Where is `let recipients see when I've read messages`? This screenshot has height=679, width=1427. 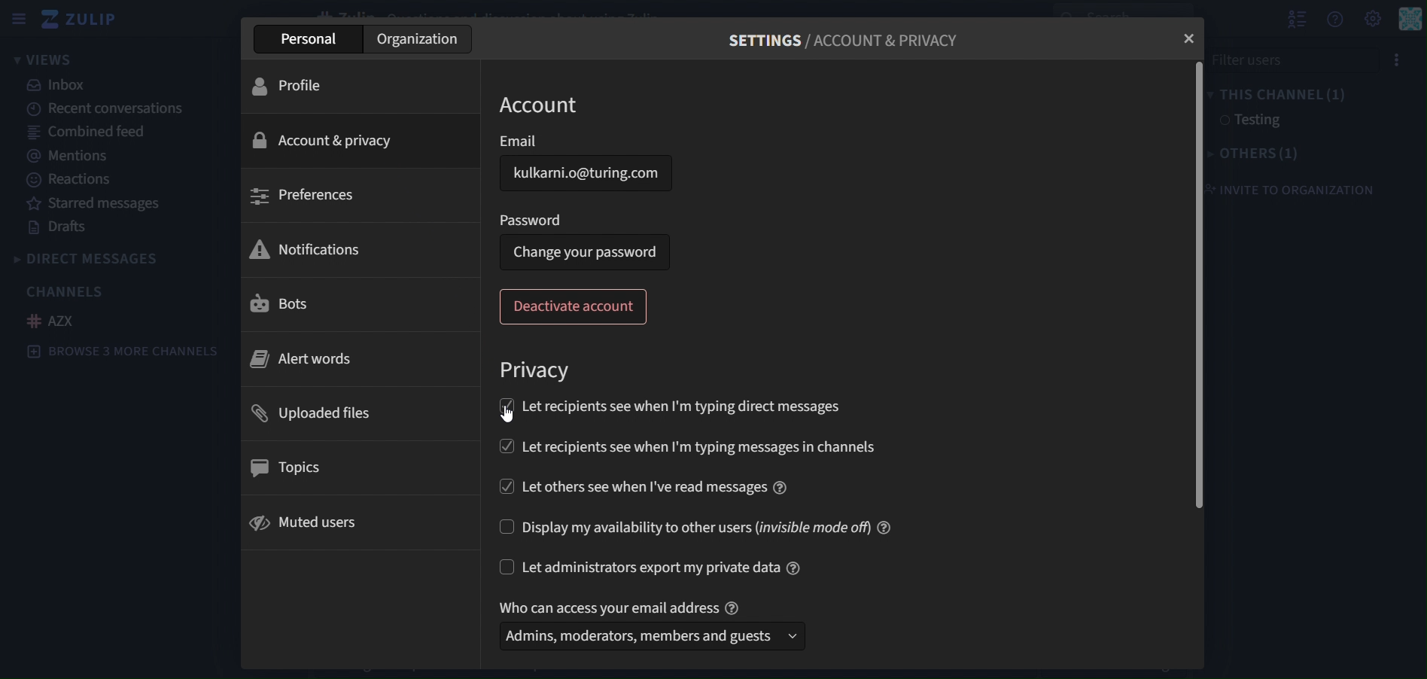
let recipients see when I've read messages is located at coordinates (652, 485).